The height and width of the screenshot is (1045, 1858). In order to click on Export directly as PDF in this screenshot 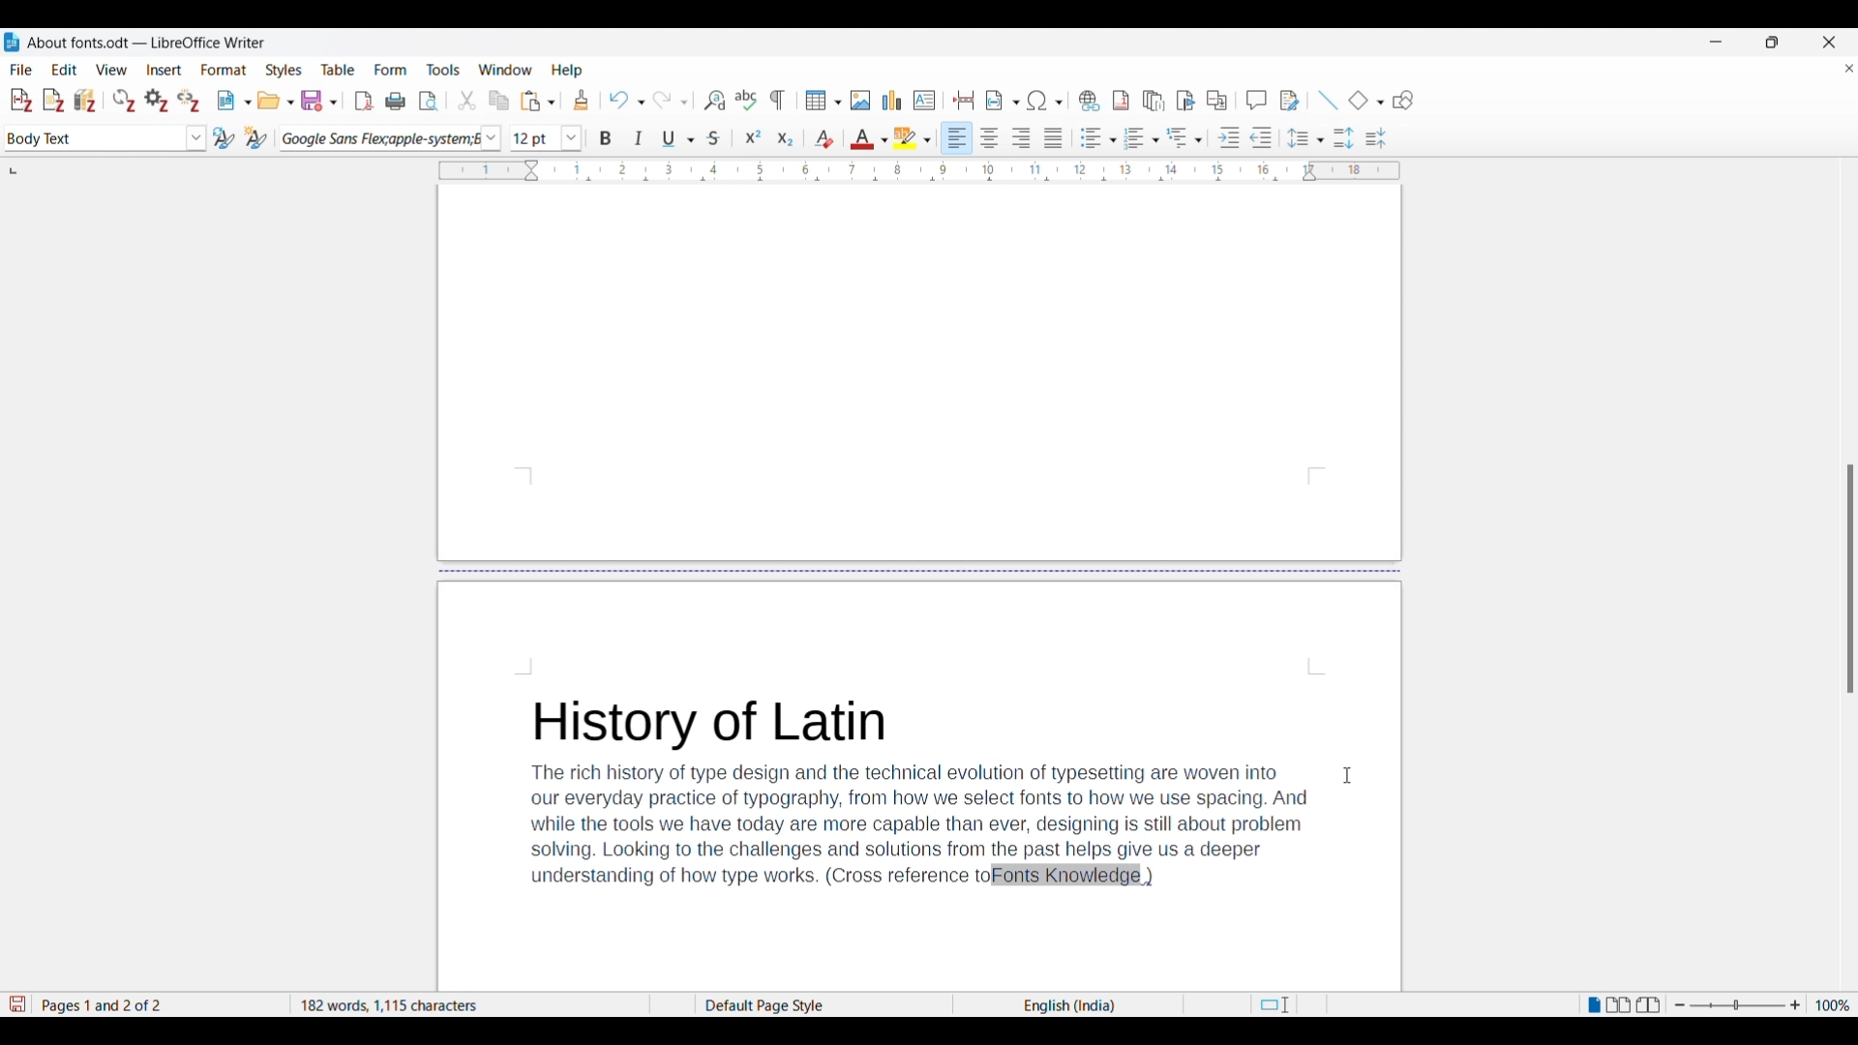, I will do `click(364, 102)`.